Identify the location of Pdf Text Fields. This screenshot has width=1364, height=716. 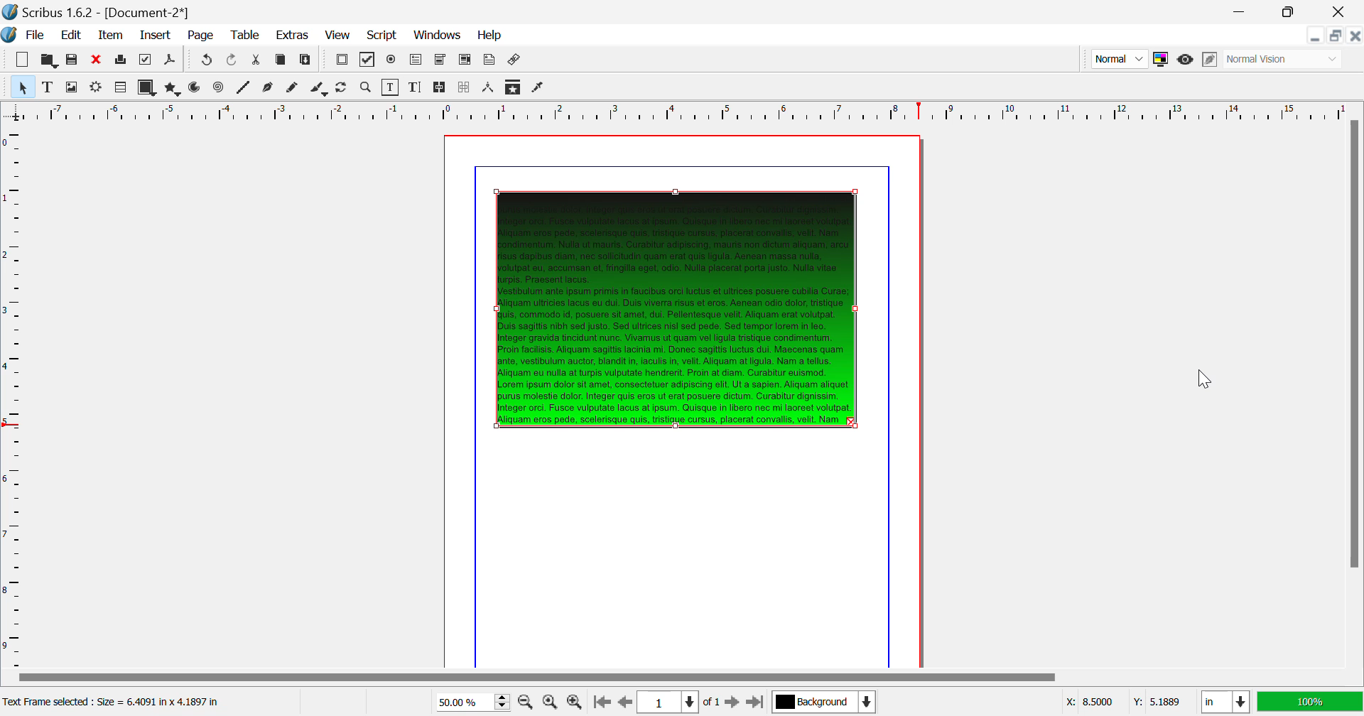
(416, 60).